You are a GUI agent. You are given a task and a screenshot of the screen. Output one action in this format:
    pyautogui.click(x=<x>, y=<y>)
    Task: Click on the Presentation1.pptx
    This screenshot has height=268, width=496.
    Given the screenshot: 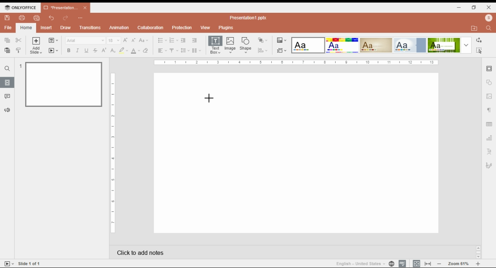 What is the action you would take?
    pyautogui.click(x=248, y=18)
    